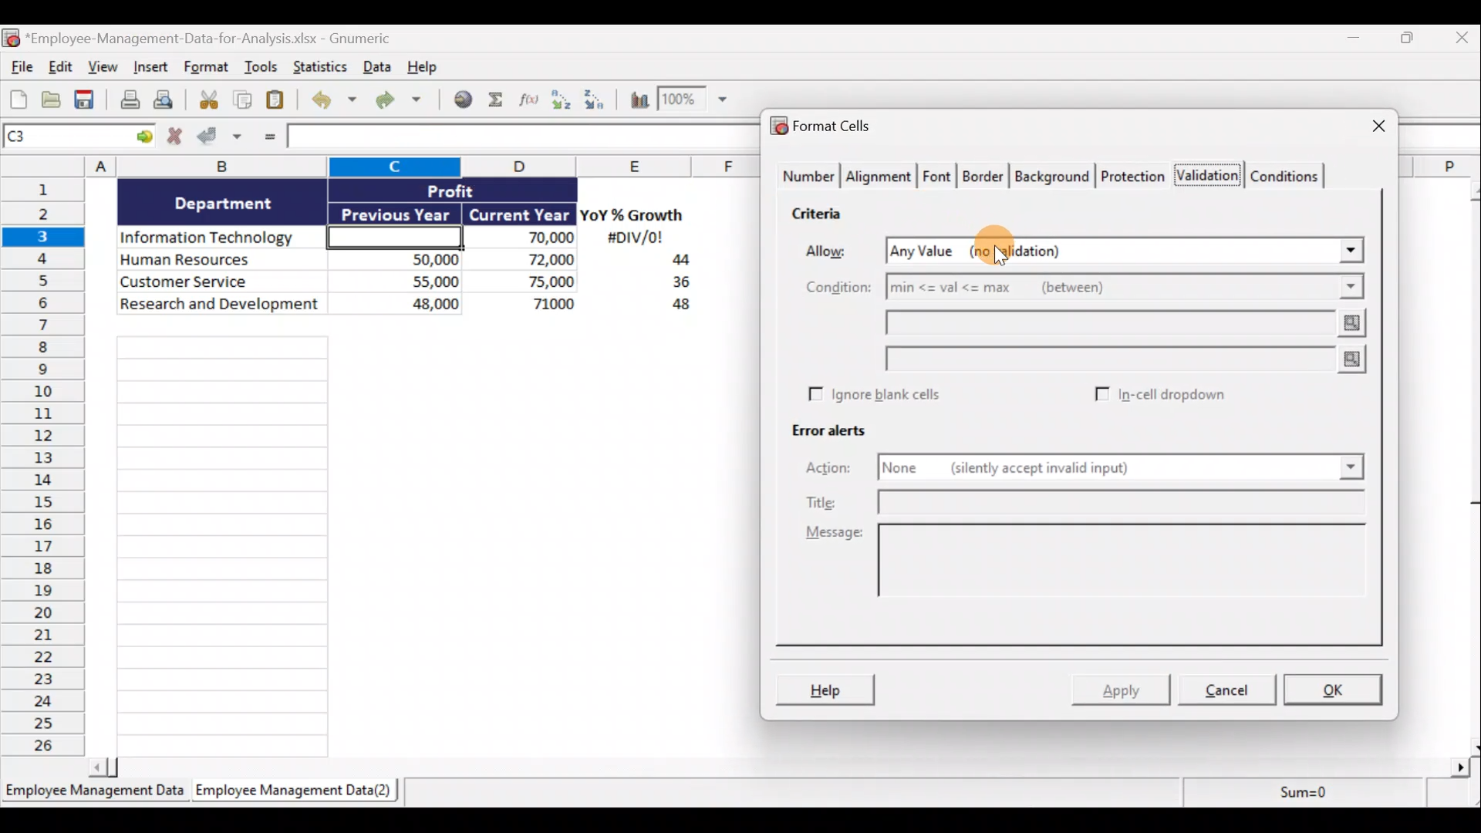  What do you see at coordinates (633, 216) in the screenshot?
I see `YoY% Growth` at bounding box center [633, 216].